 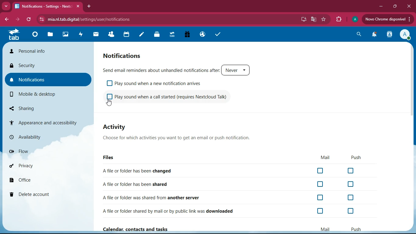 What do you see at coordinates (142, 34) in the screenshot?
I see `notes` at bounding box center [142, 34].